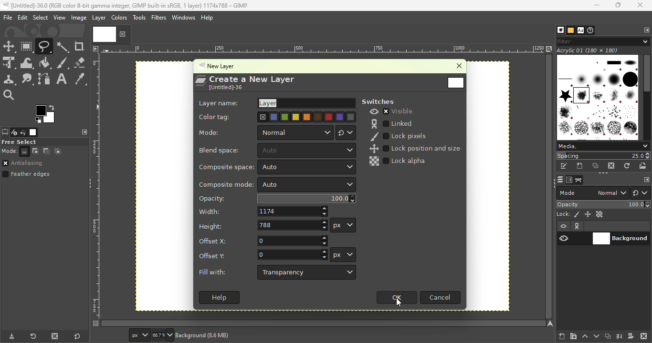 The width and height of the screenshot is (652, 343). What do you see at coordinates (641, 6) in the screenshot?
I see `Close` at bounding box center [641, 6].